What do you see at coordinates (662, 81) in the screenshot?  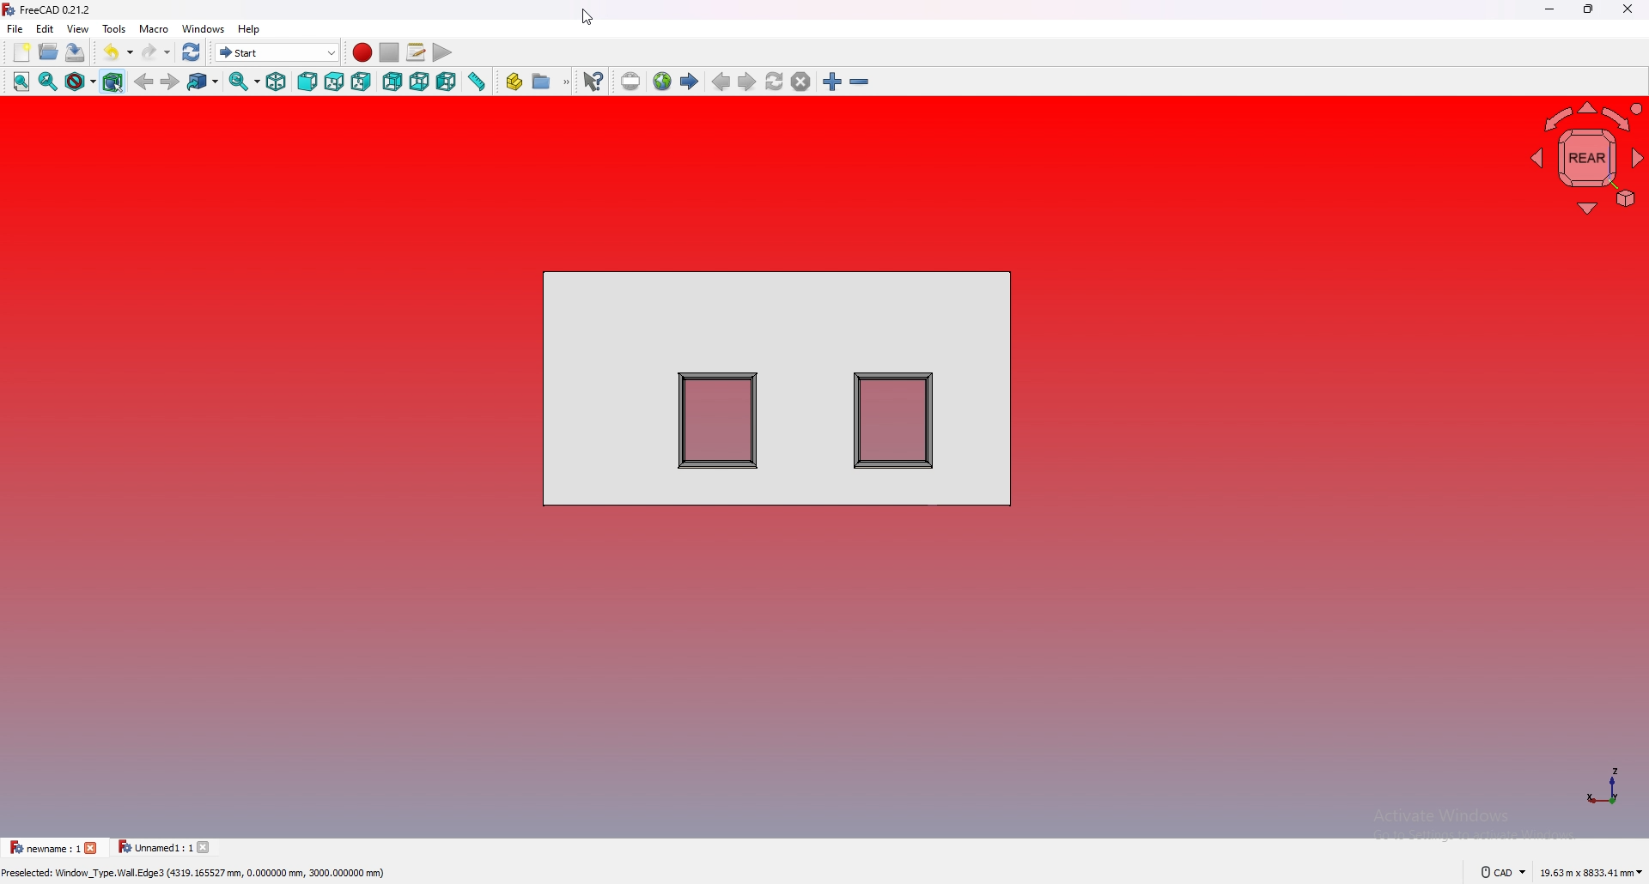 I see `open website` at bounding box center [662, 81].